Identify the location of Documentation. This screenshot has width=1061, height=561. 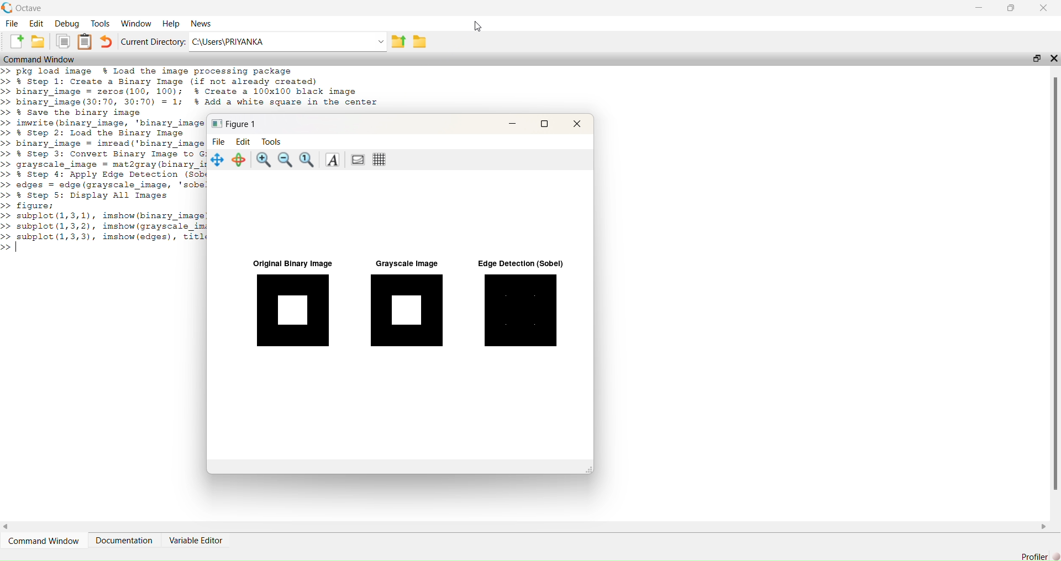
(125, 539).